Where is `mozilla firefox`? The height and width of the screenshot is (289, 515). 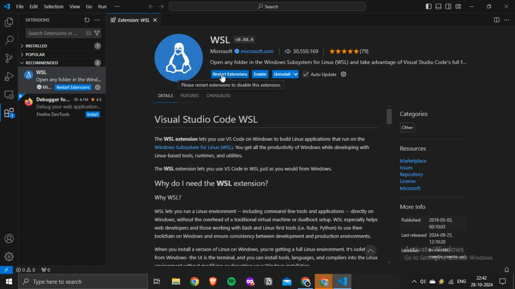 mozilla firefox is located at coordinates (250, 281).